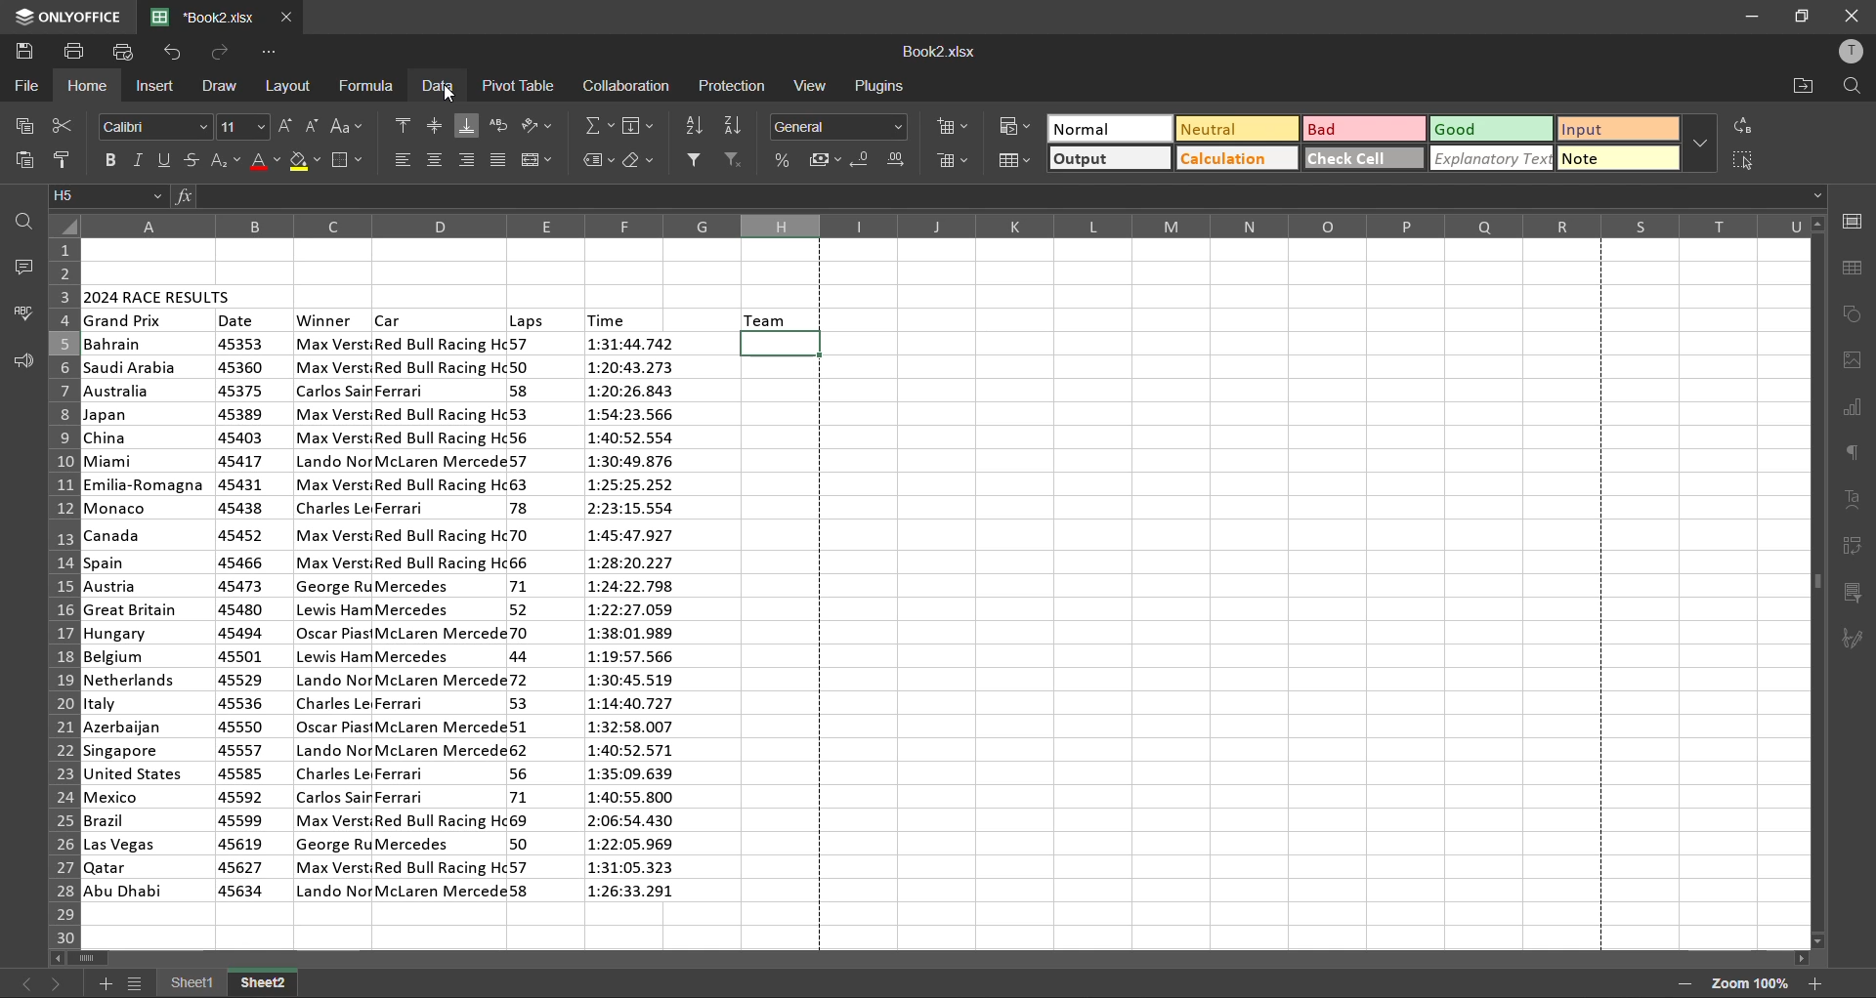  What do you see at coordinates (222, 52) in the screenshot?
I see `redo` at bounding box center [222, 52].